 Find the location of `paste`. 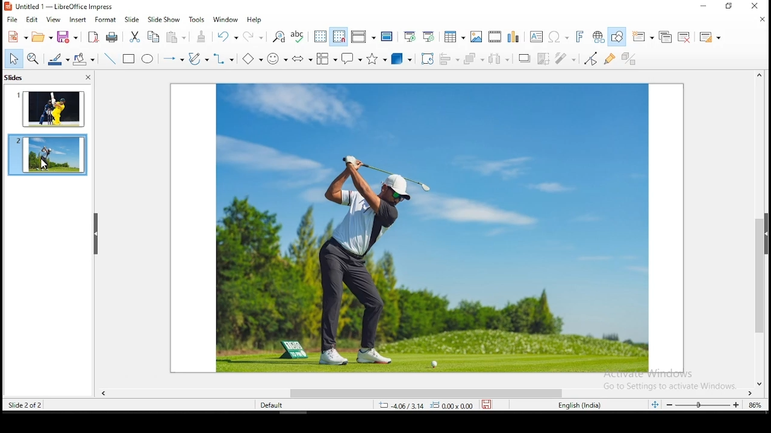

paste is located at coordinates (175, 37).